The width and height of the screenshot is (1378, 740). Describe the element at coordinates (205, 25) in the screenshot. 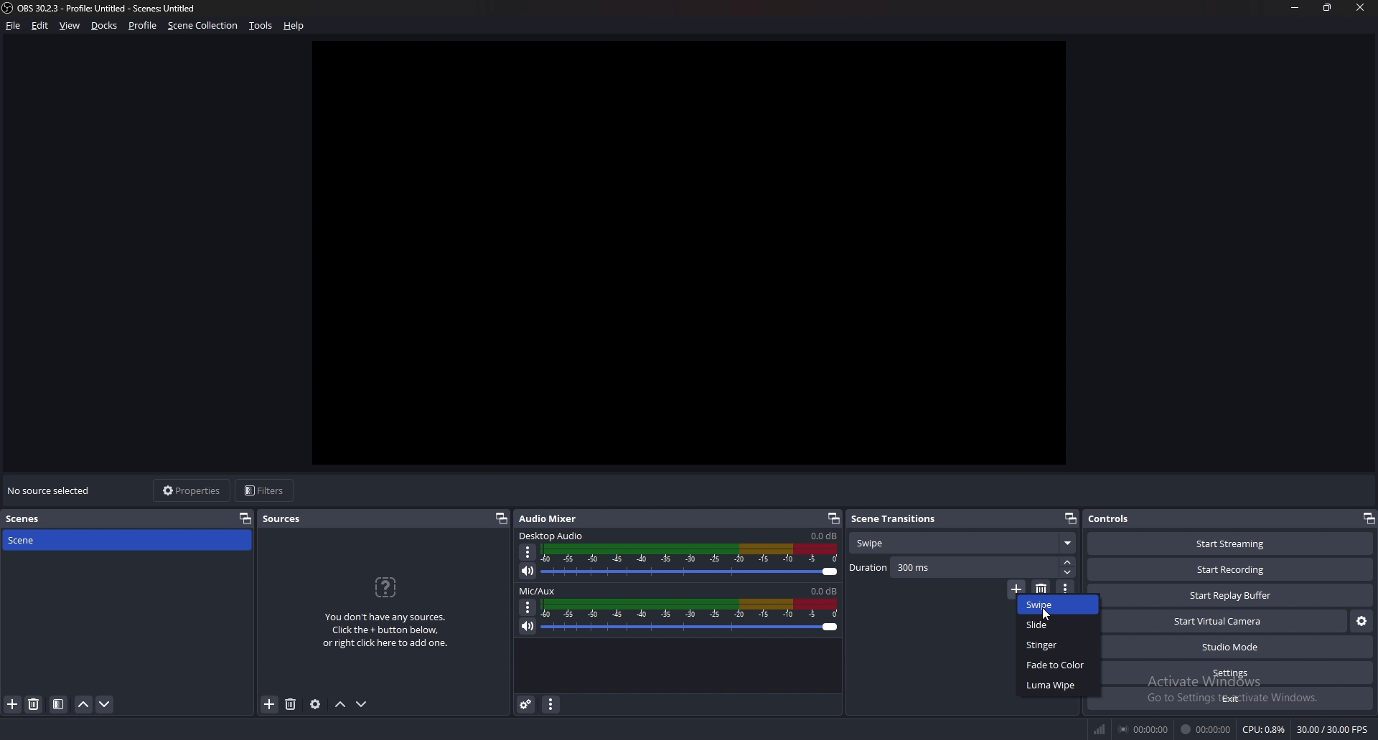

I see `scene collection` at that location.